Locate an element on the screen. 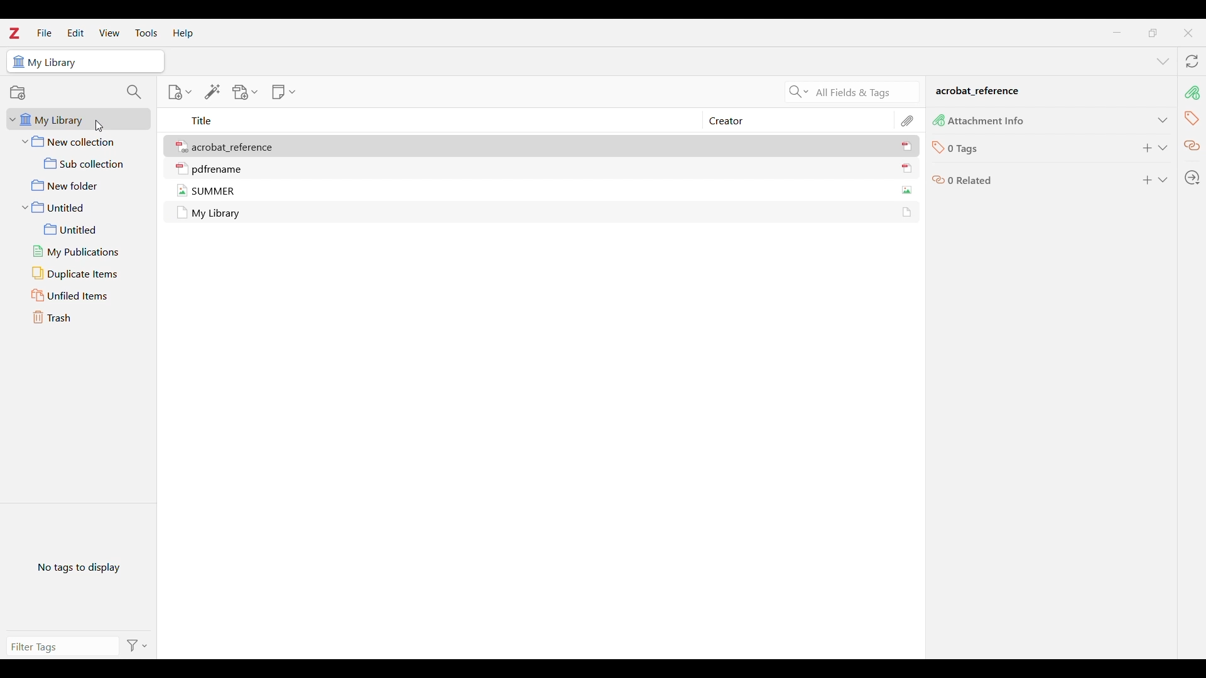  Add to Related is located at coordinates (1148, 180).